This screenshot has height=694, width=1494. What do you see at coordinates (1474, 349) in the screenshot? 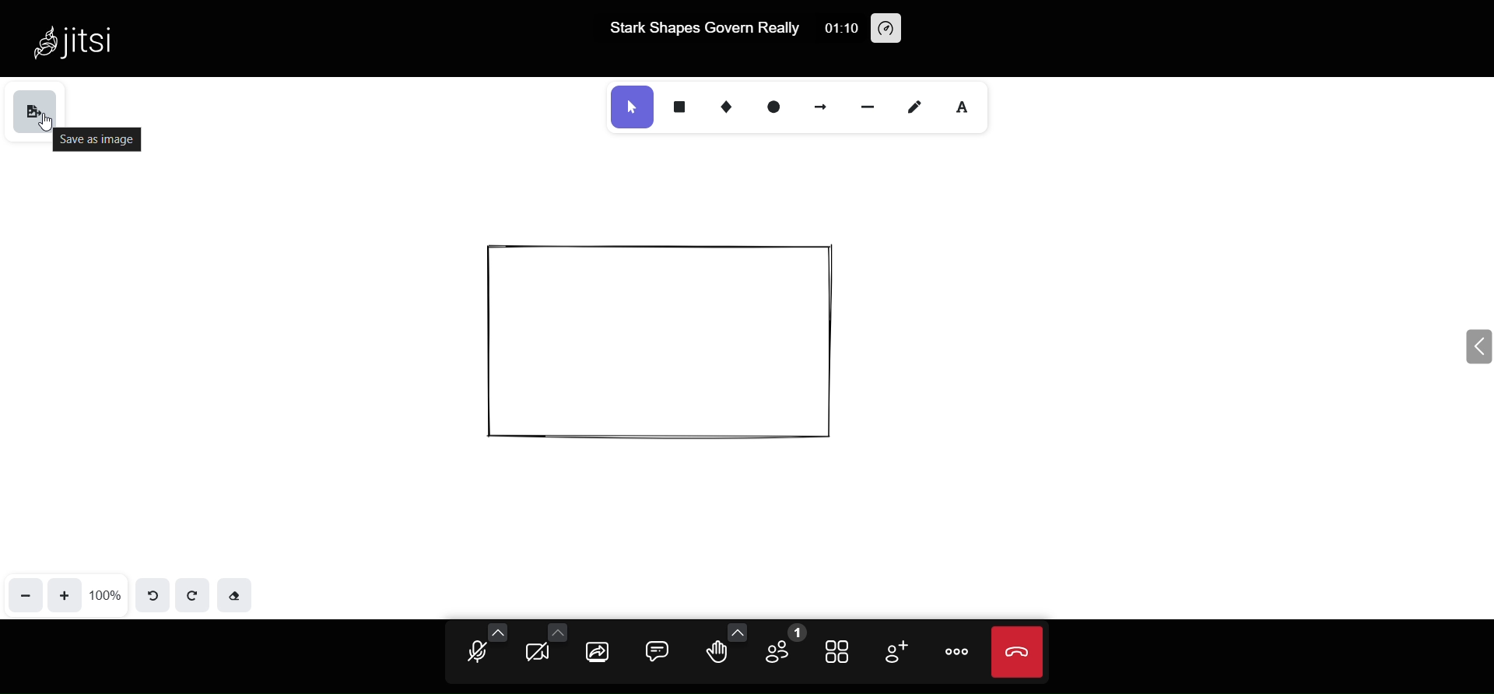
I see `expand` at bounding box center [1474, 349].